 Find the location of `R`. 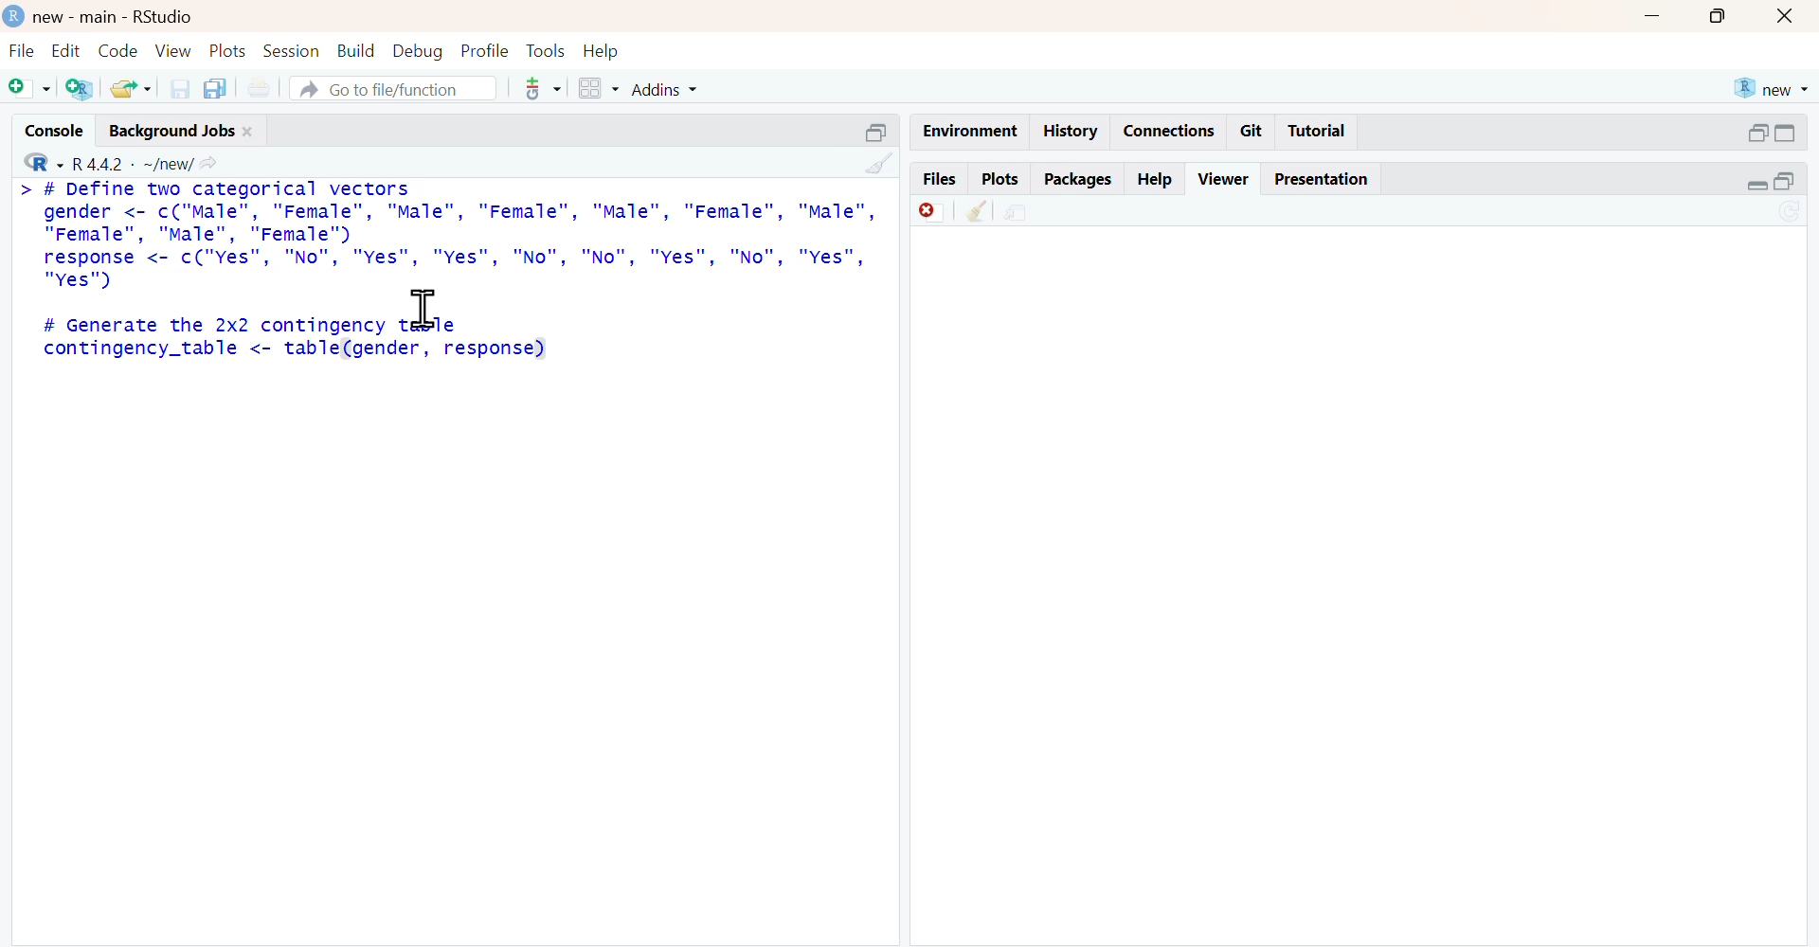

R is located at coordinates (45, 162).